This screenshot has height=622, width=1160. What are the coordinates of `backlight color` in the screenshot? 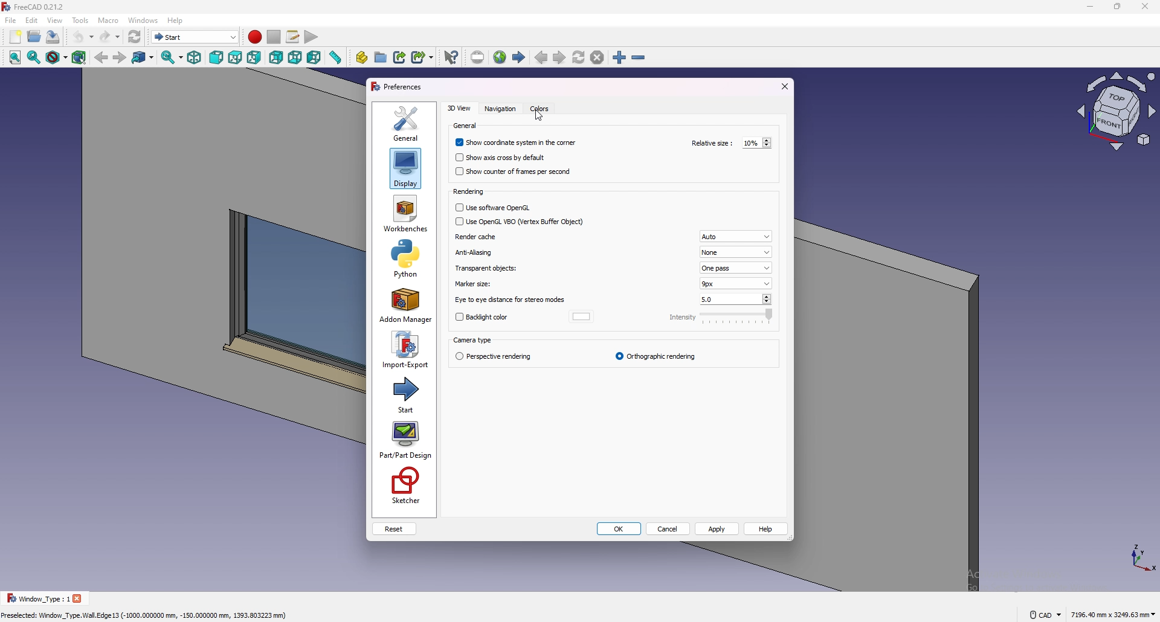 It's located at (581, 316).